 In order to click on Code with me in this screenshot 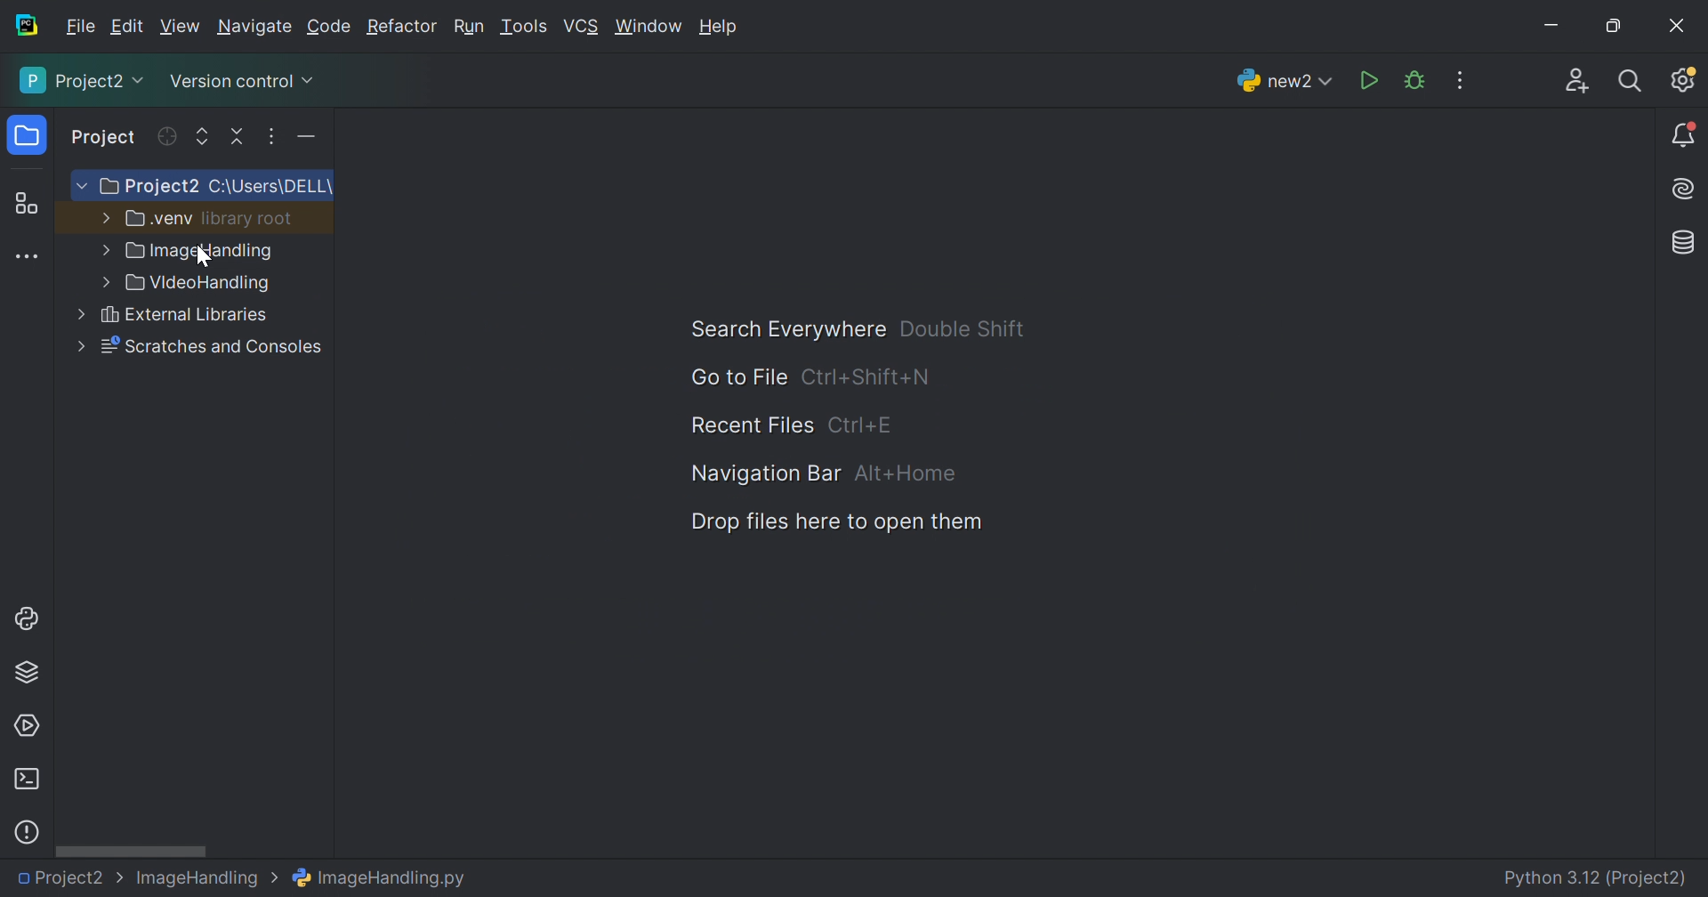, I will do `click(1577, 84)`.